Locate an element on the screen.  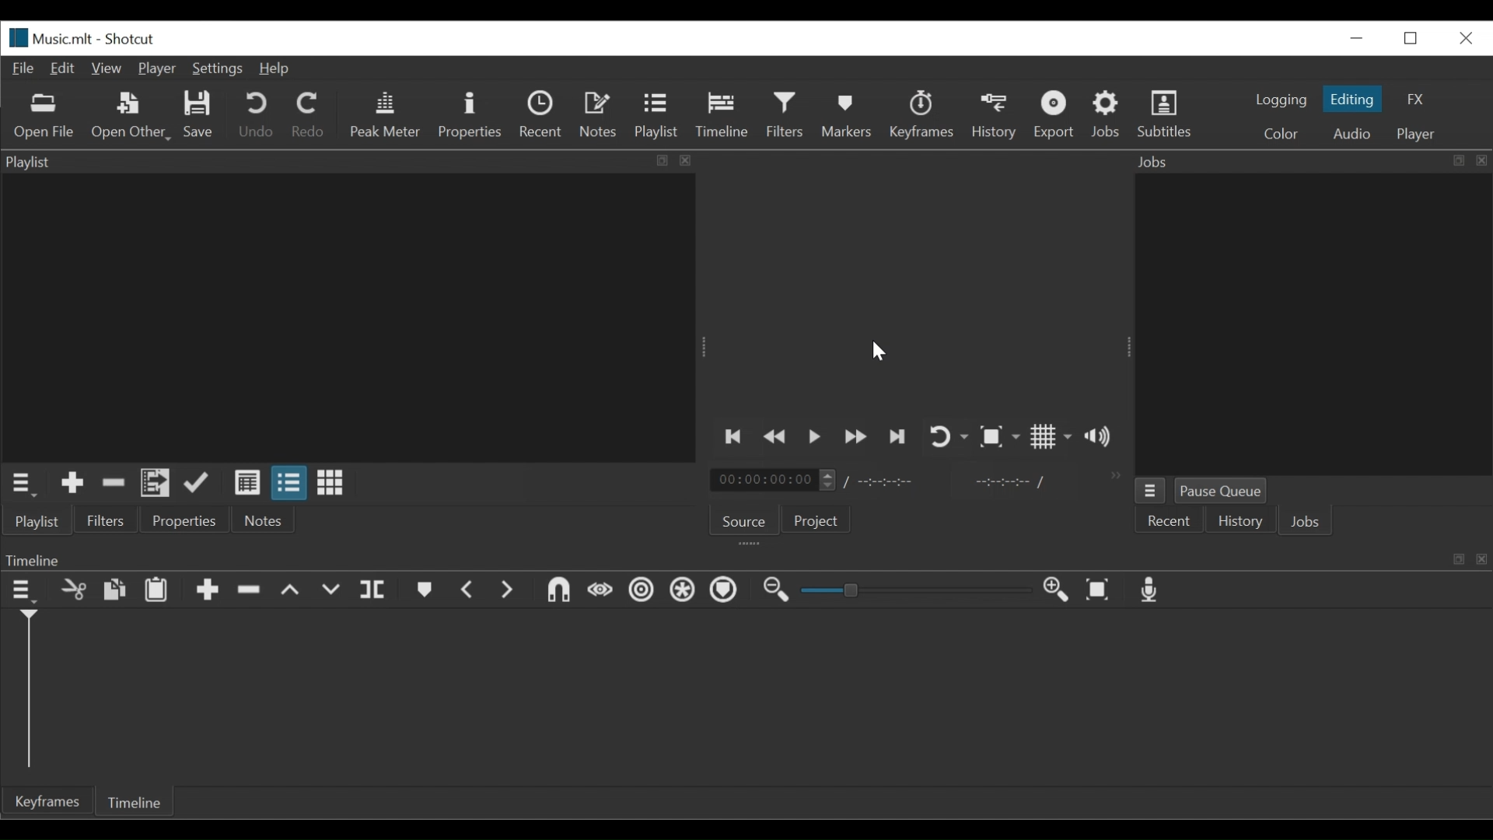
File is located at coordinates (24, 70).